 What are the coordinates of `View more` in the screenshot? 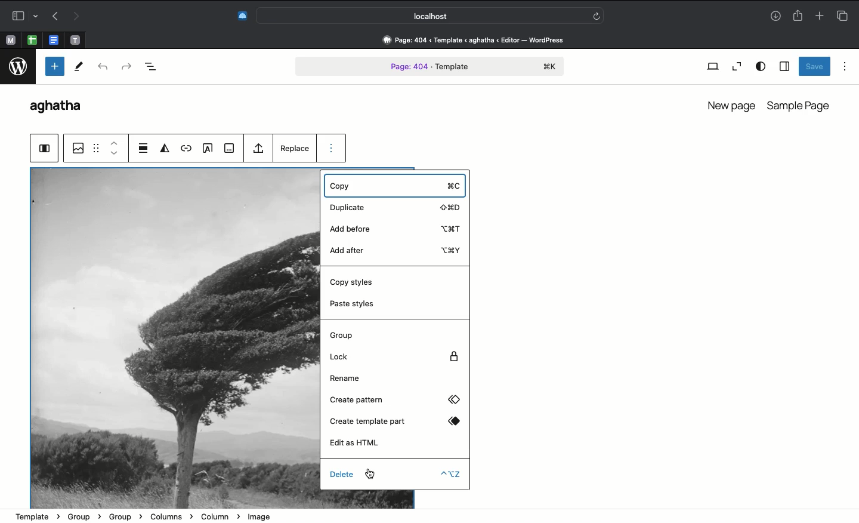 It's located at (230, 149).